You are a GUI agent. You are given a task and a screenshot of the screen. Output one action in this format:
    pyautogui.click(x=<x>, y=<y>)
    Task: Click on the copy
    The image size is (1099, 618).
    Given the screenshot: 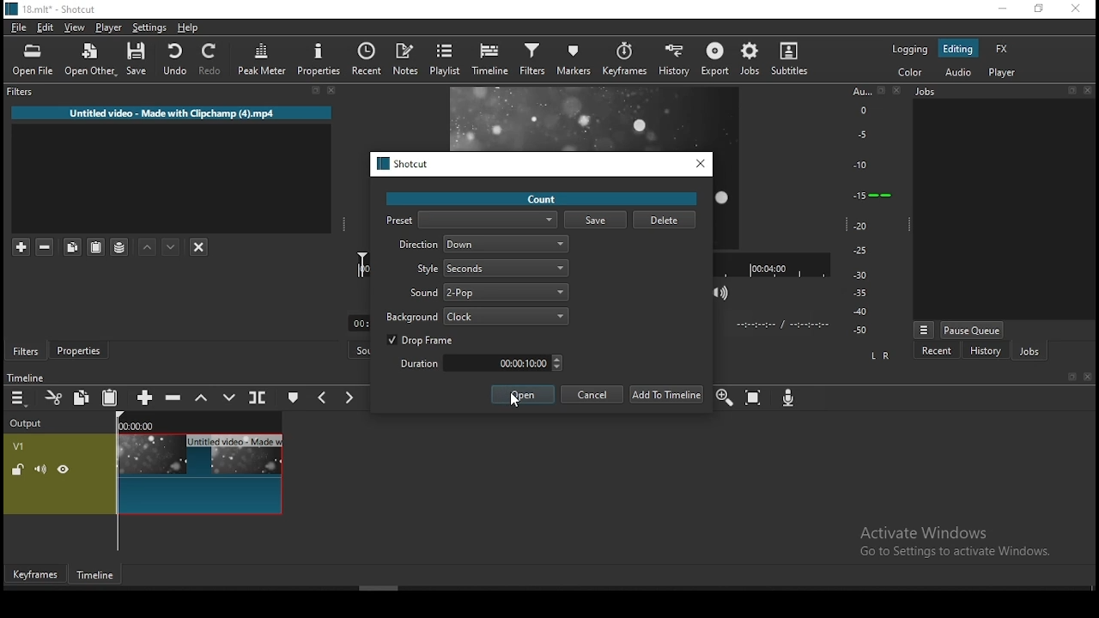 What is the action you would take?
    pyautogui.click(x=85, y=399)
    